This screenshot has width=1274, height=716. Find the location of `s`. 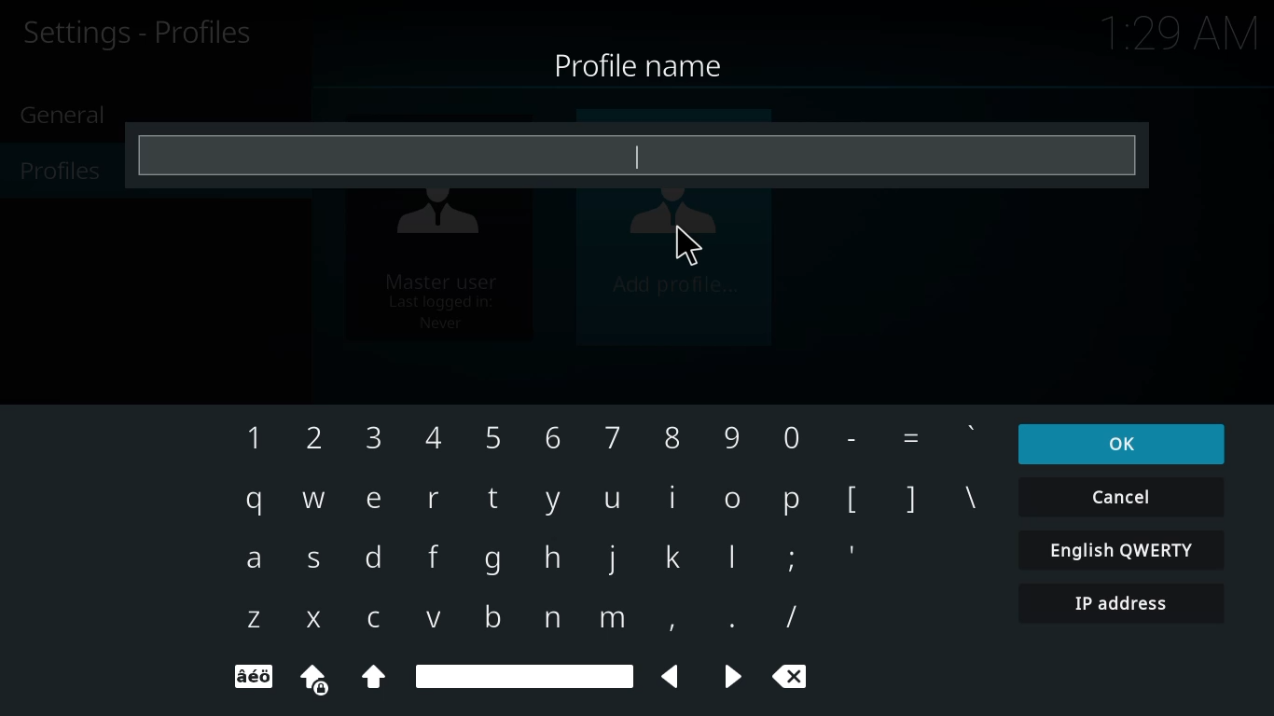

s is located at coordinates (313, 558).